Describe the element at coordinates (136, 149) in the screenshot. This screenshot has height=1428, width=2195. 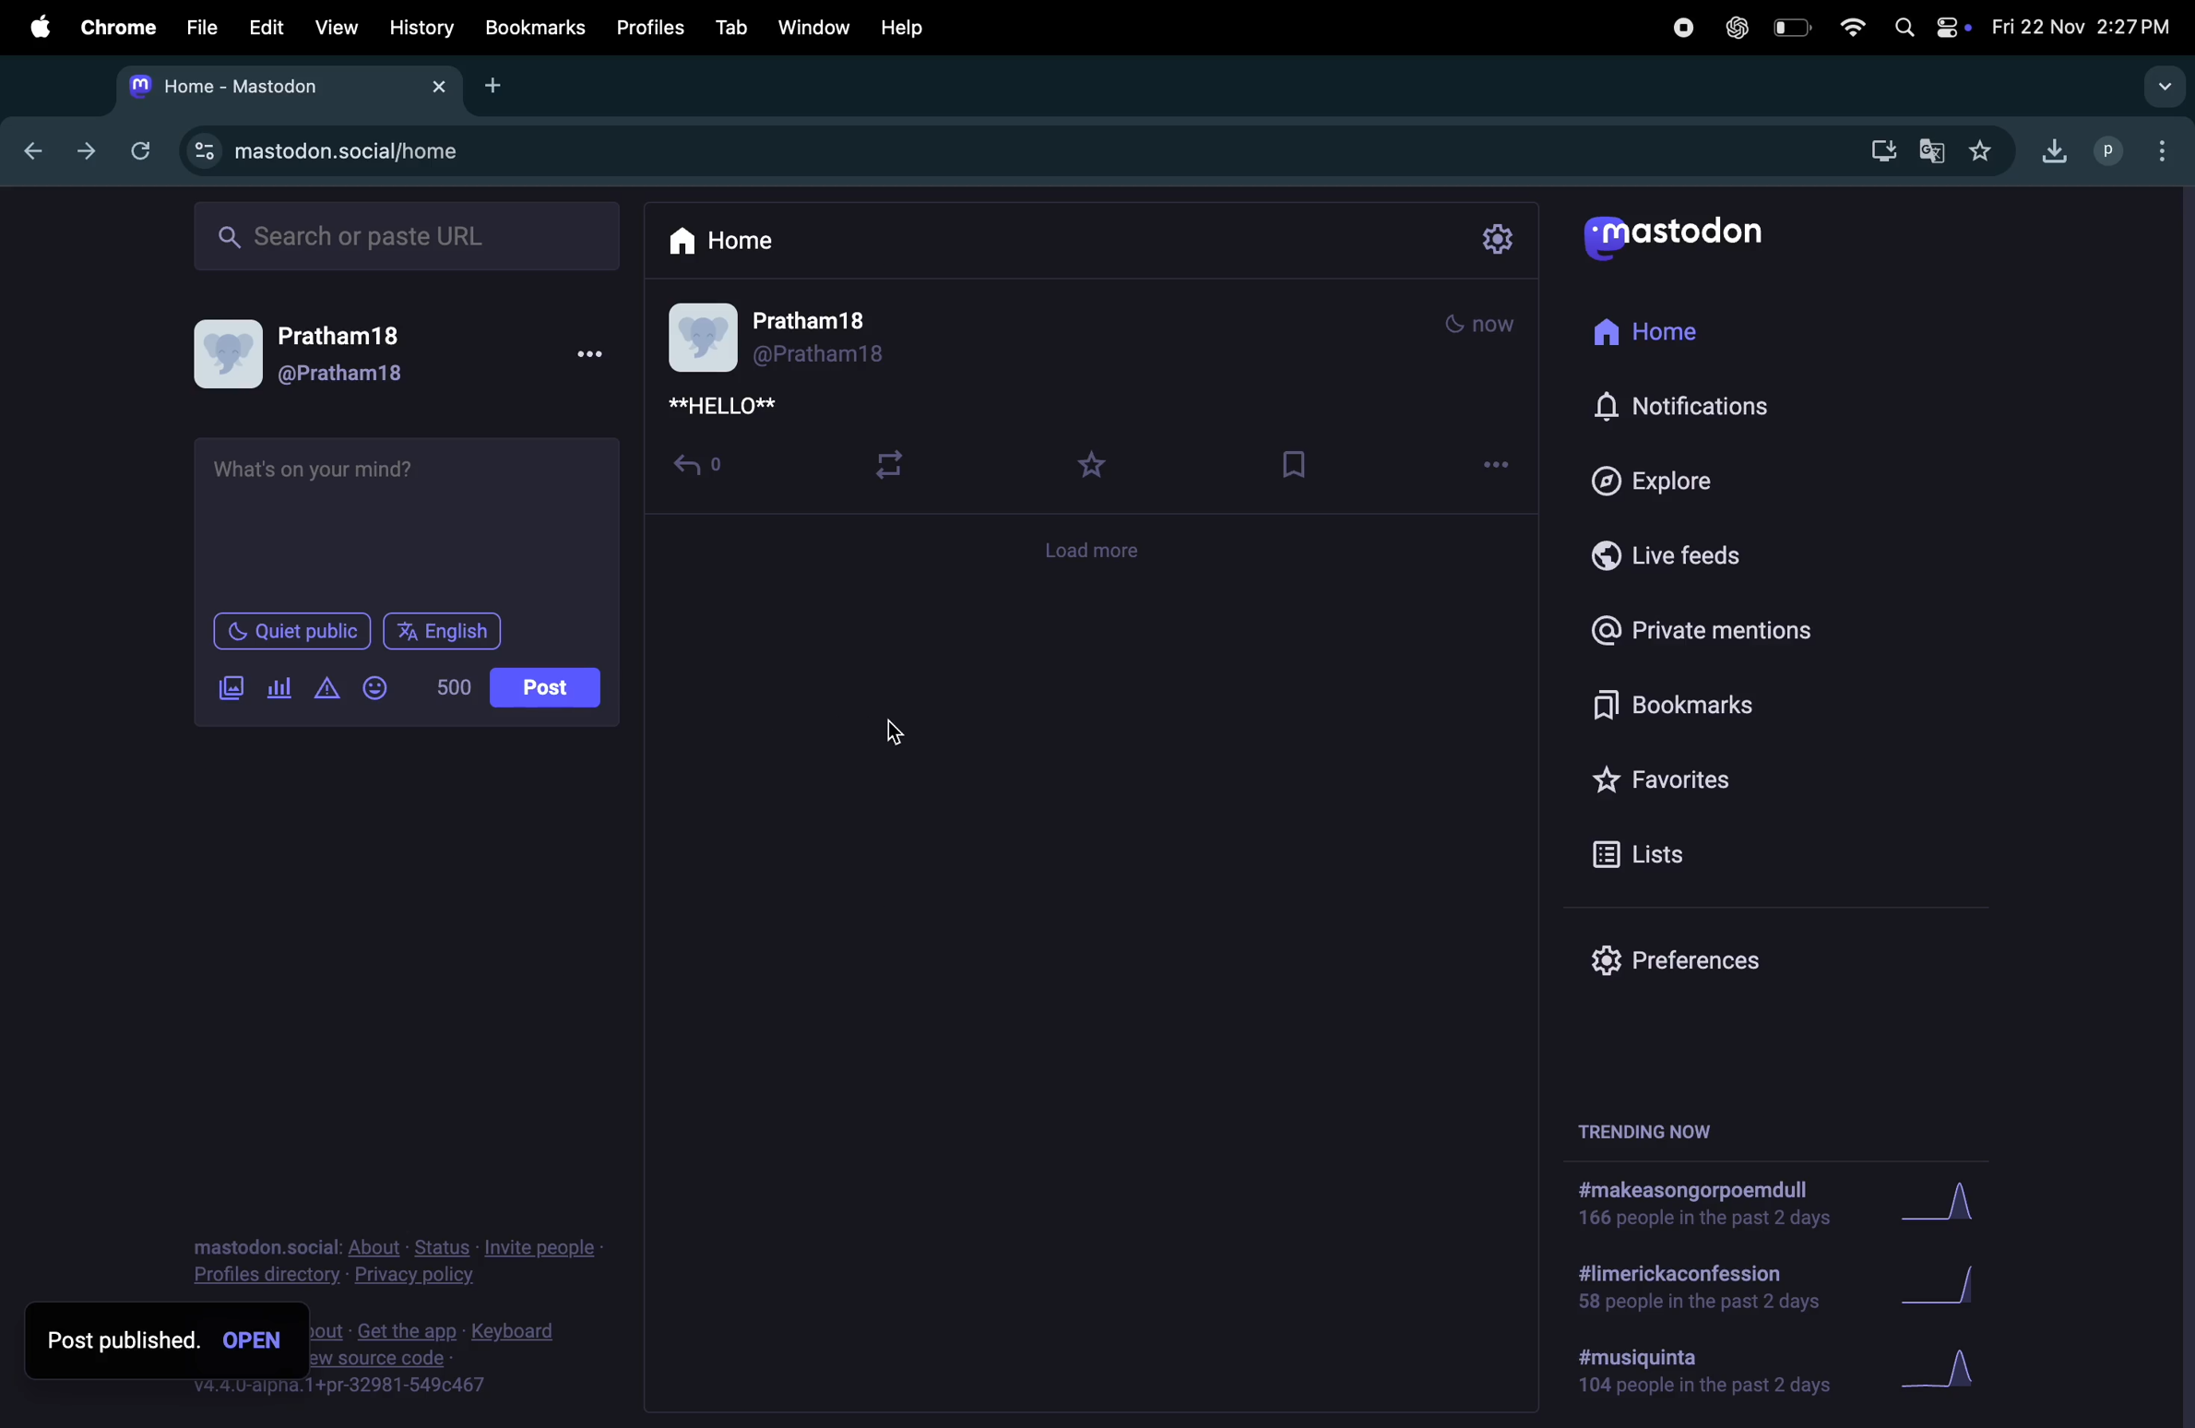
I see `refresh` at that location.